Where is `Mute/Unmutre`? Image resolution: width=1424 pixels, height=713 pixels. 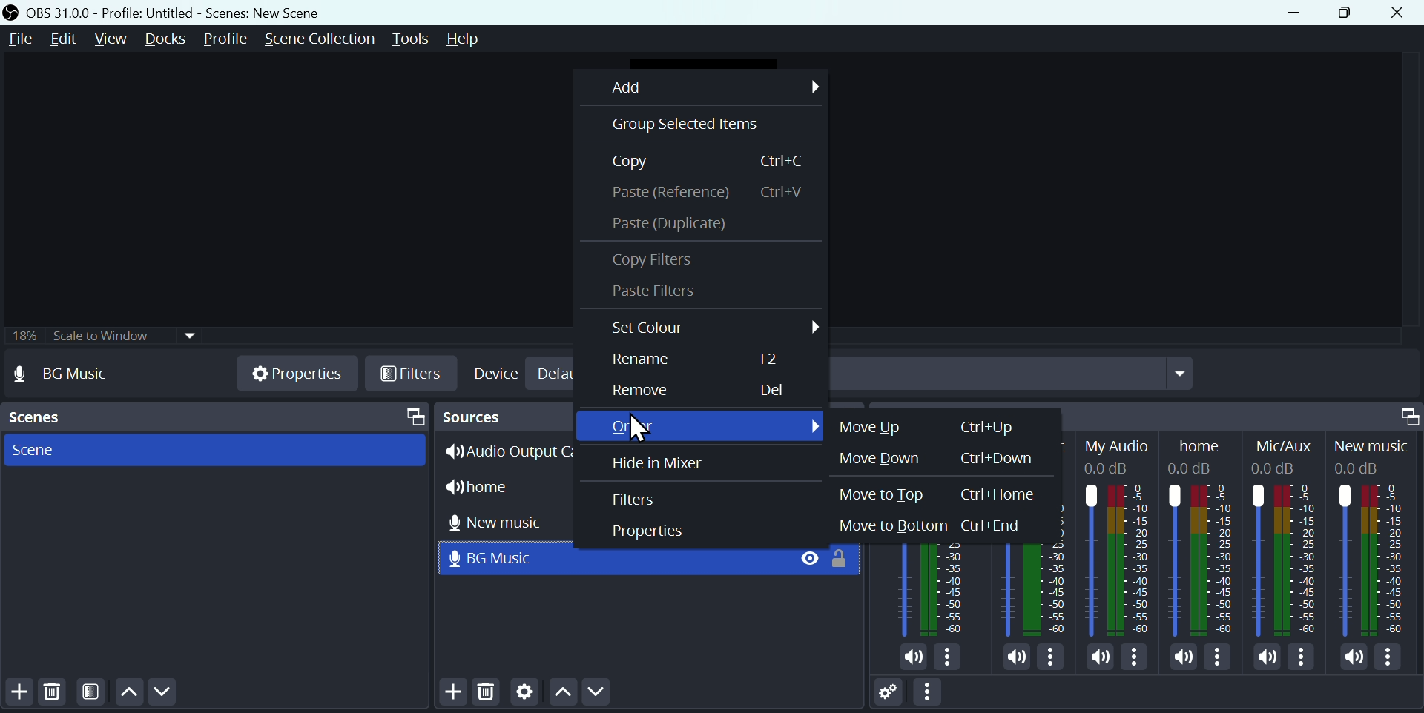
Mute/Unmutre is located at coordinates (1015, 654).